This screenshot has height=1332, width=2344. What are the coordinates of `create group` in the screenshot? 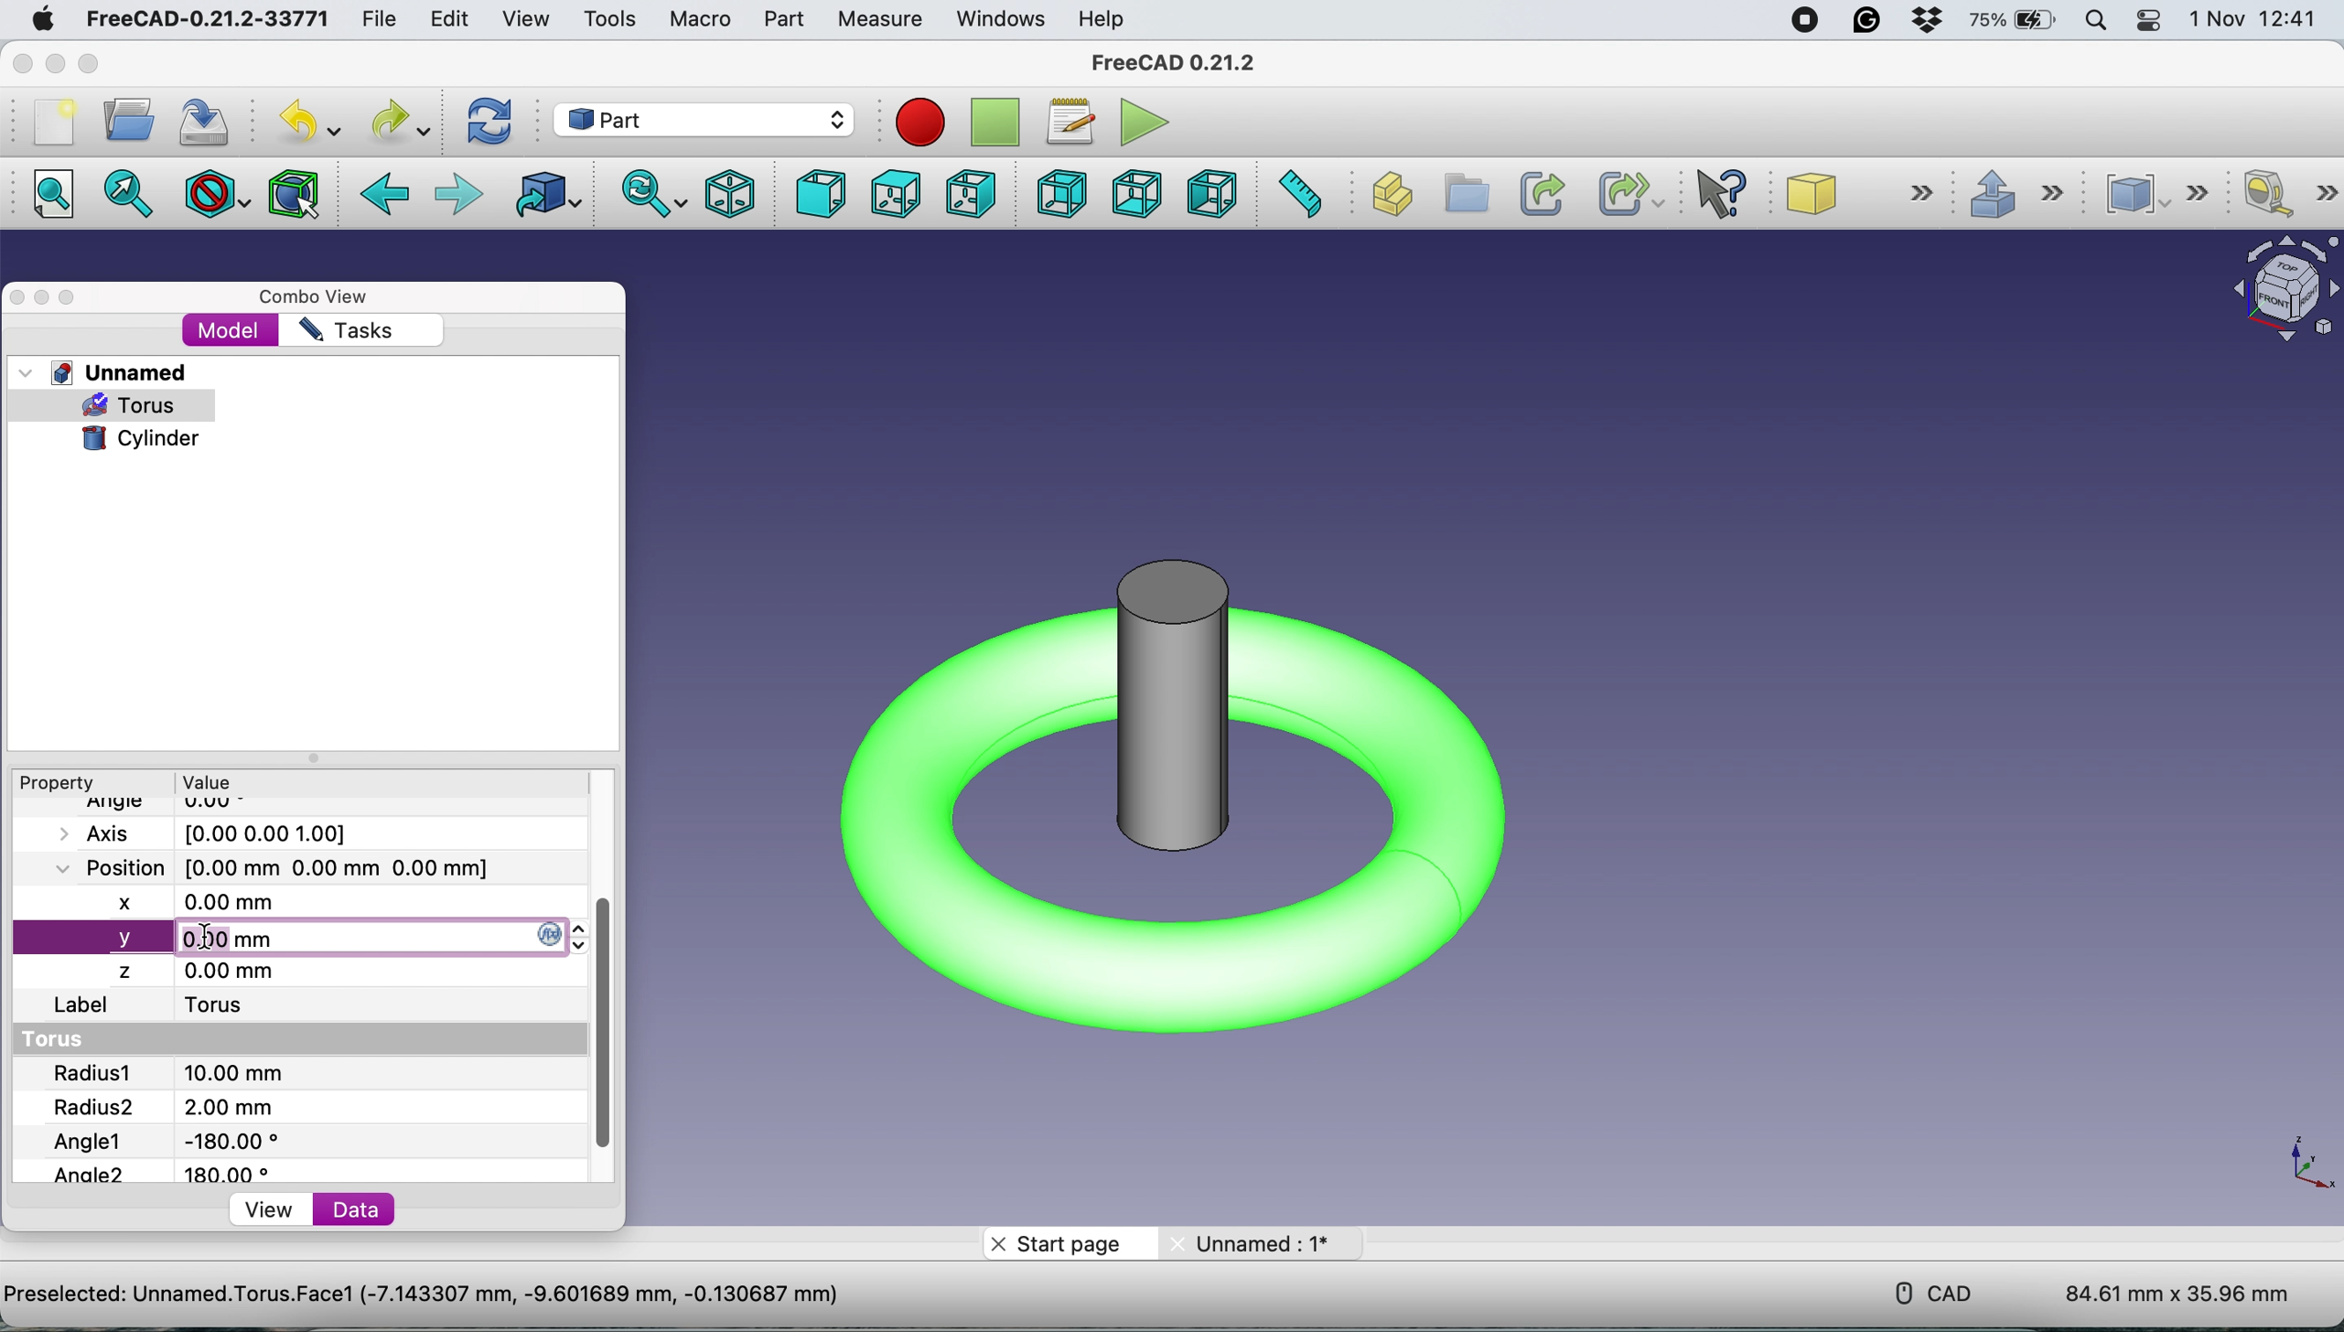 It's located at (1468, 195).